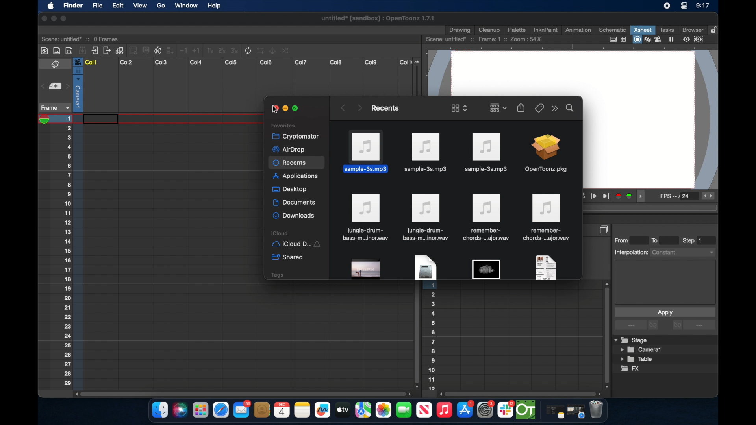  What do you see at coordinates (296, 177) in the screenshot?
I see `applications` at bounding box center [296, 177].